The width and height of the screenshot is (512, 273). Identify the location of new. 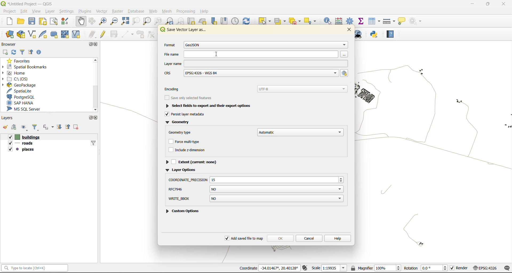
(9, 21).